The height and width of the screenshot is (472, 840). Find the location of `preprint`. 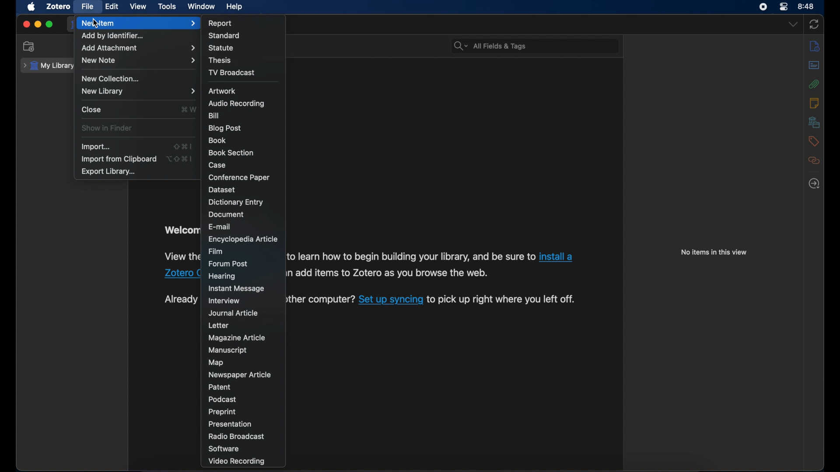

preprint is located at coordinates (223, 412).